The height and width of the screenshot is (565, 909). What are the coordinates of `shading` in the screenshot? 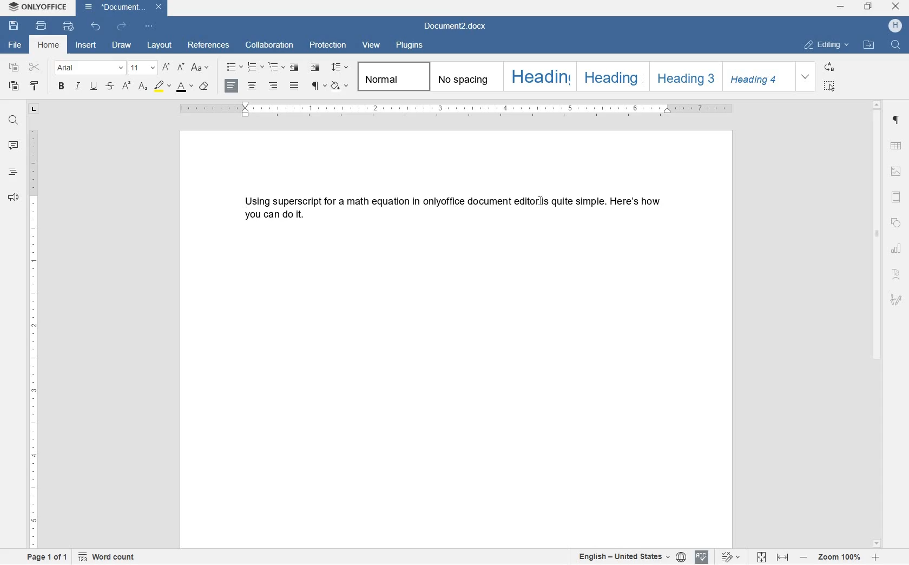 It's located at (339, 87).